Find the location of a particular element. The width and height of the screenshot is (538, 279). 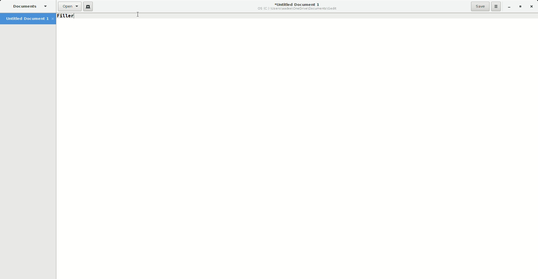

Restore is located at coordinates (520, 7).